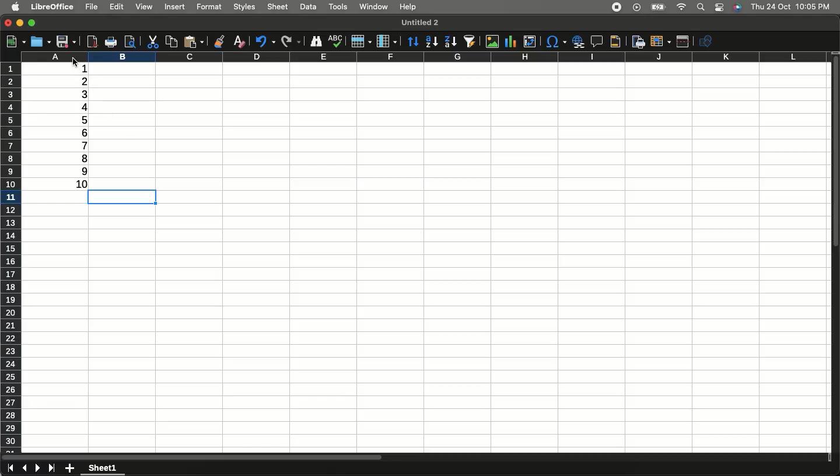 The image size is (840, 476). I want to click on Open, so click(40, 42).